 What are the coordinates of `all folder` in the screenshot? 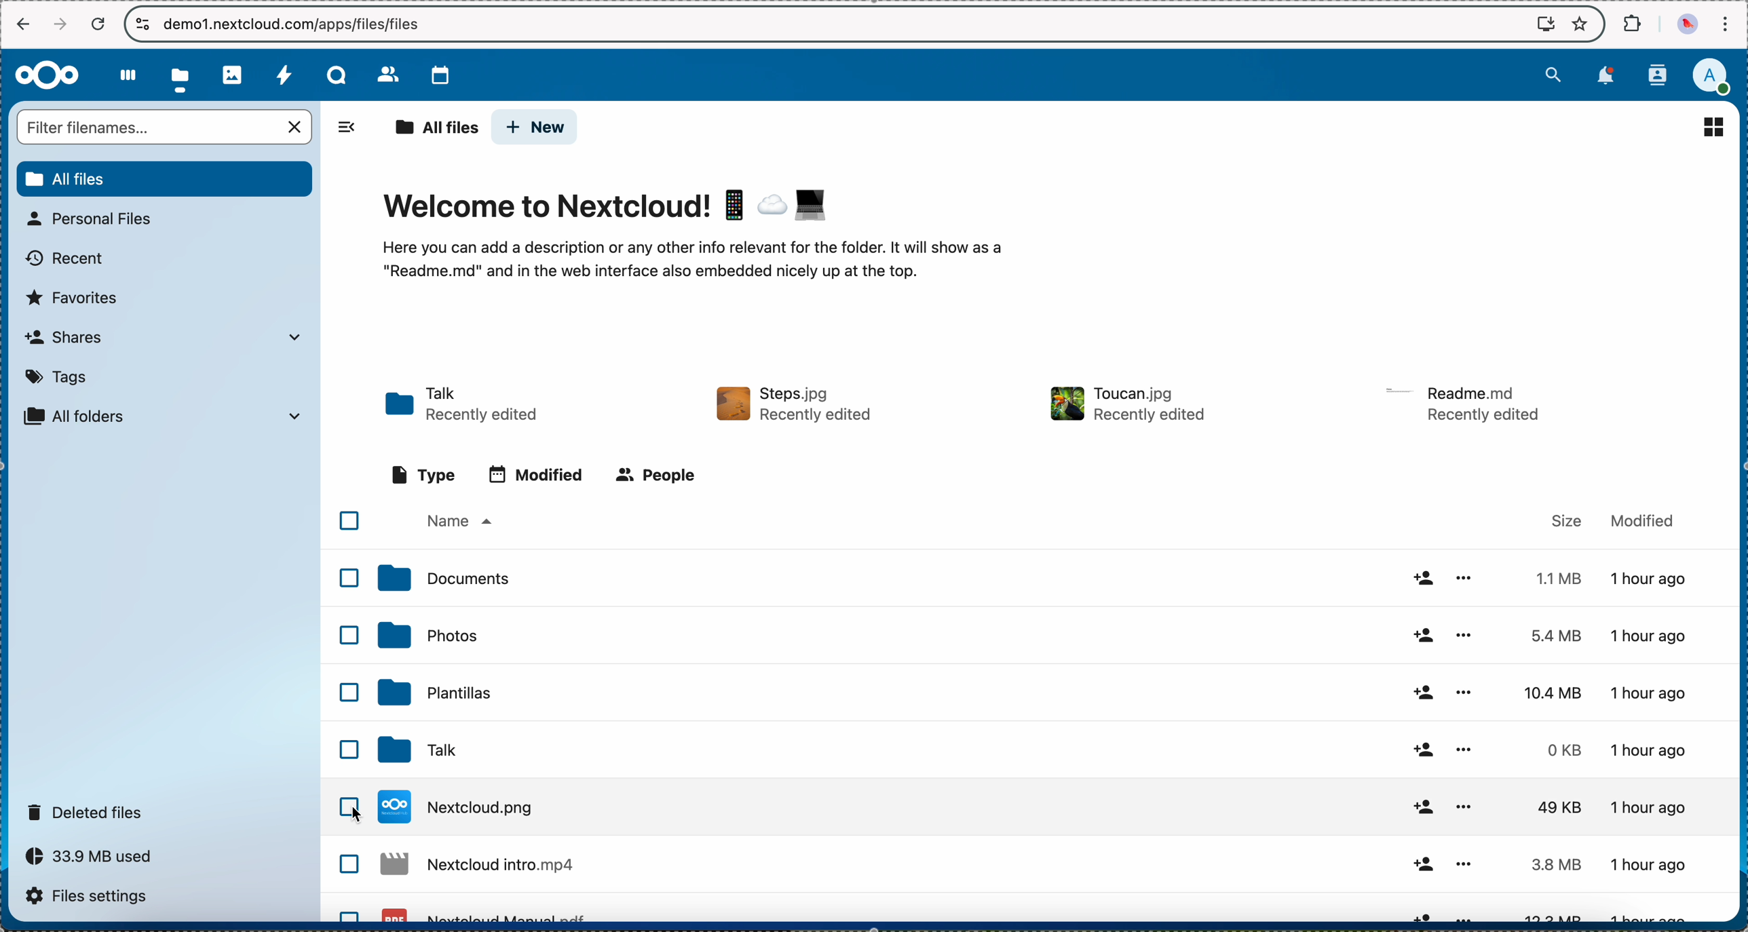 It's located at (169, 415).